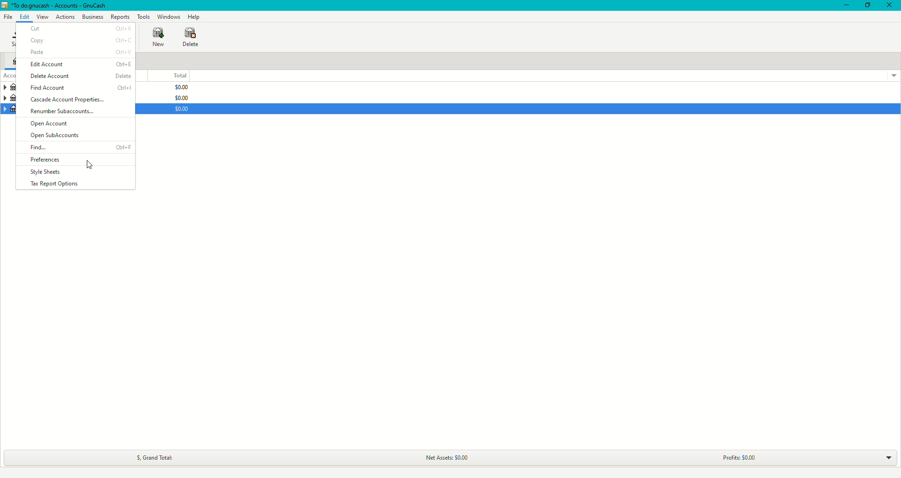 The width and height of the screenshot is (901, 478). Describe the element at coordinates (121, 16) in the screenshot. I see `Reports` at that location.